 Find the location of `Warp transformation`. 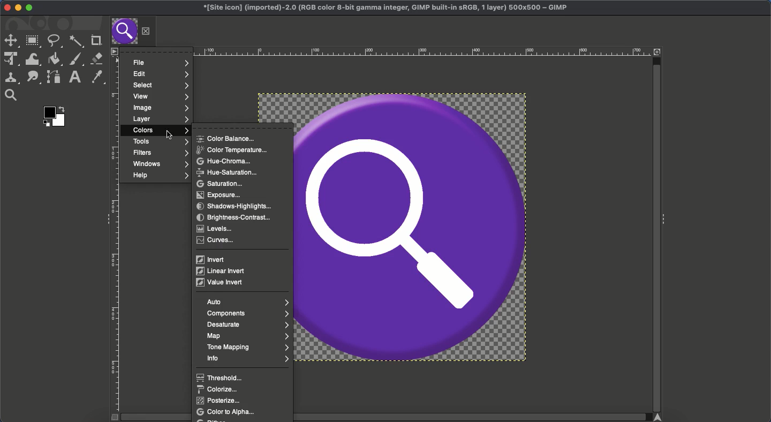

Warp transformation is located at coordinates (32, 59).